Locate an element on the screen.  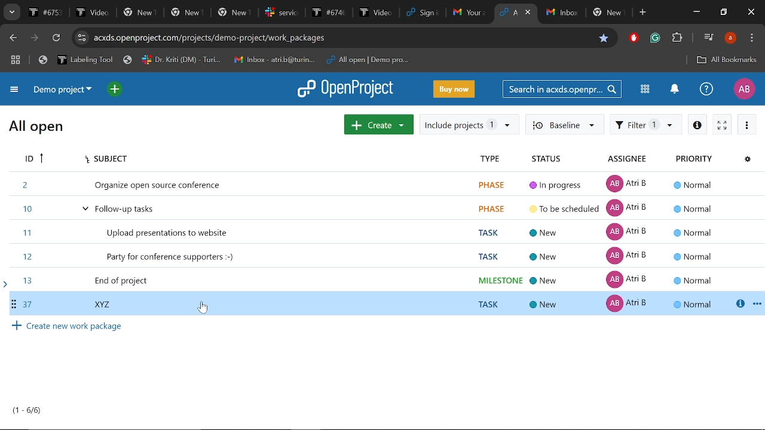
Tab group is located at coordinates (16, 61).